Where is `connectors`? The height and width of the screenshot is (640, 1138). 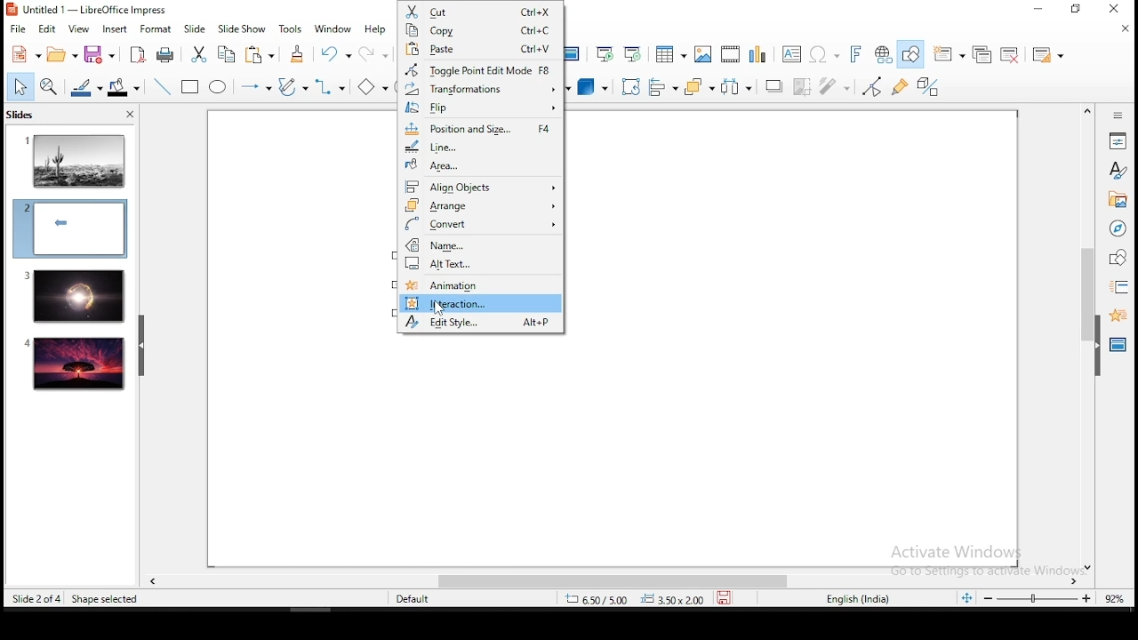 connectors is located at coordinates (326, 87).